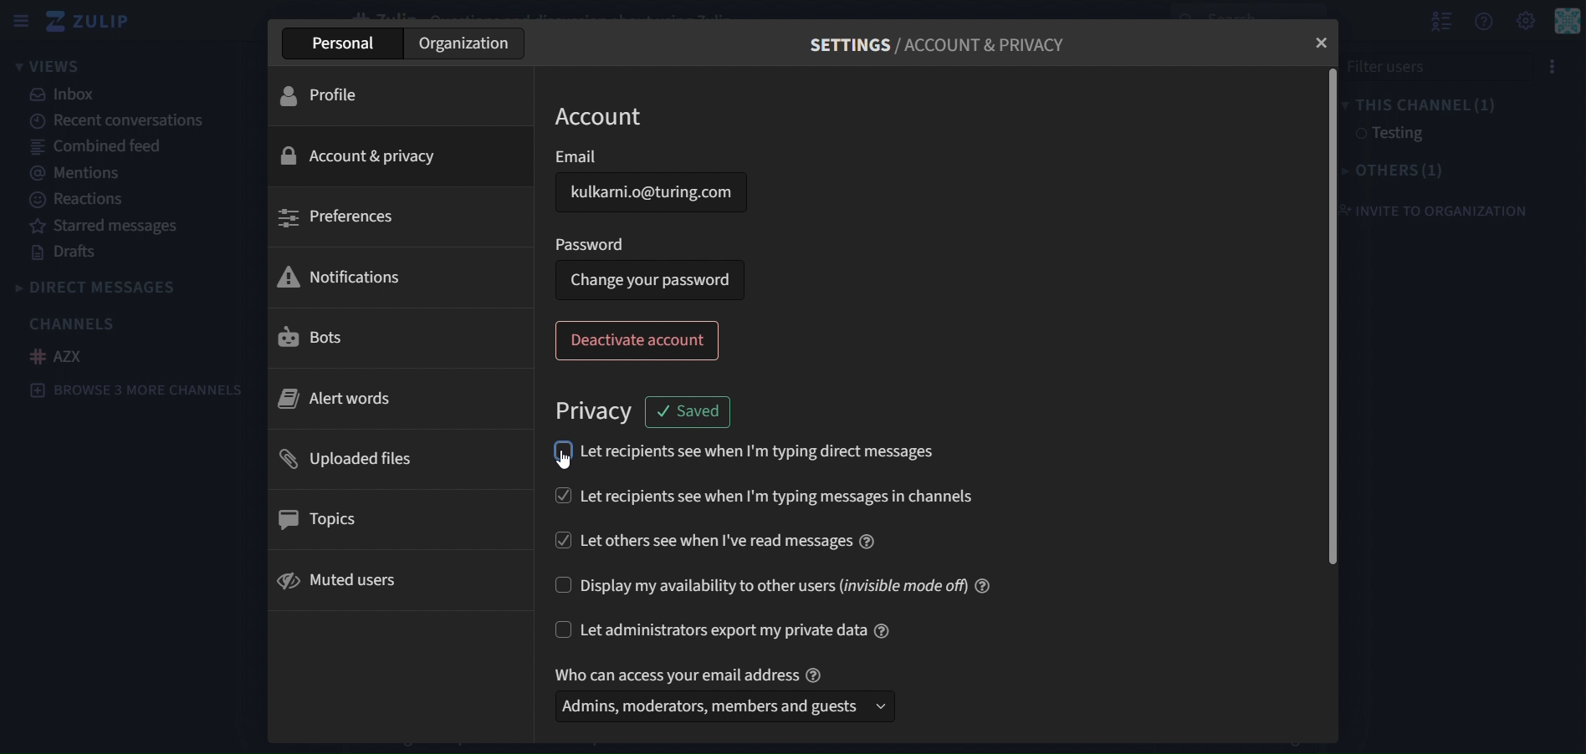  Describe the element at coordinates (563, 462) in the screenshot. I see `cursor` at that location.